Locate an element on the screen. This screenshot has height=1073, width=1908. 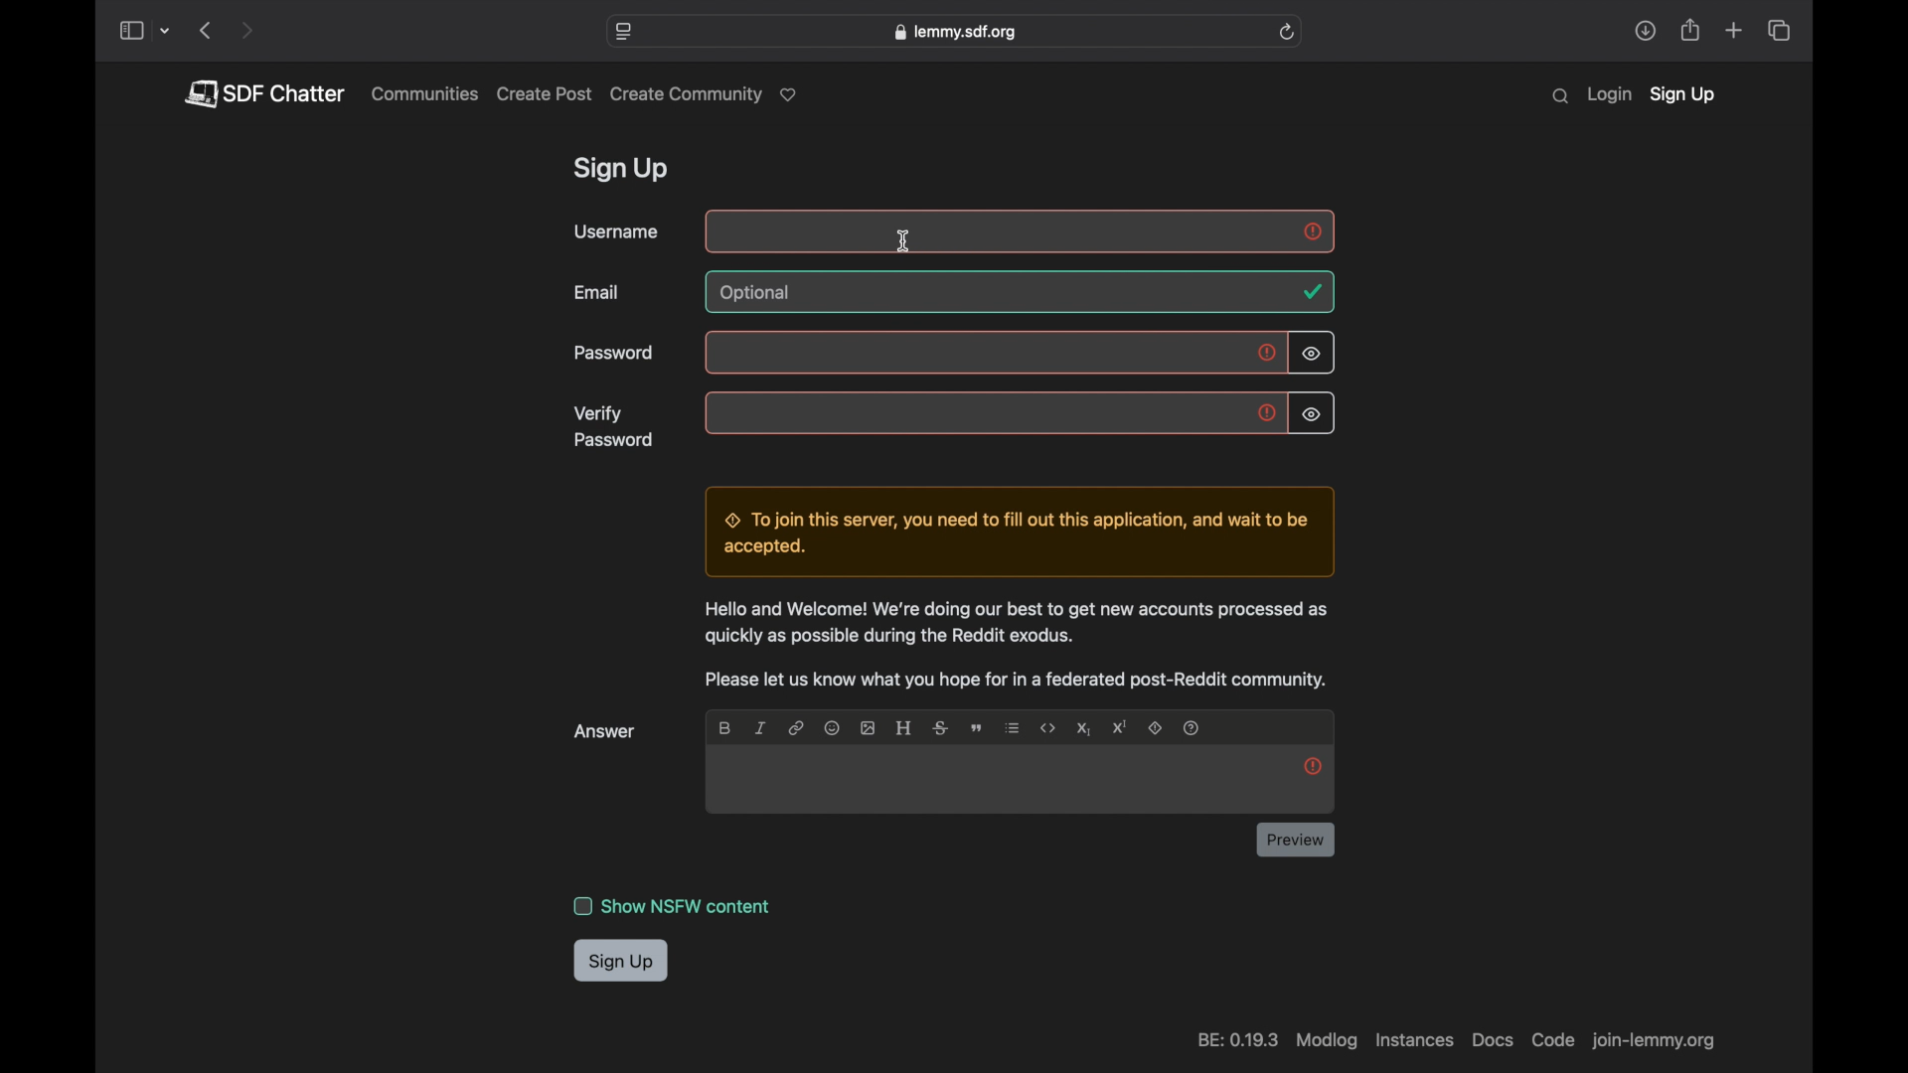
sign up is located at coordinates (622, 962).